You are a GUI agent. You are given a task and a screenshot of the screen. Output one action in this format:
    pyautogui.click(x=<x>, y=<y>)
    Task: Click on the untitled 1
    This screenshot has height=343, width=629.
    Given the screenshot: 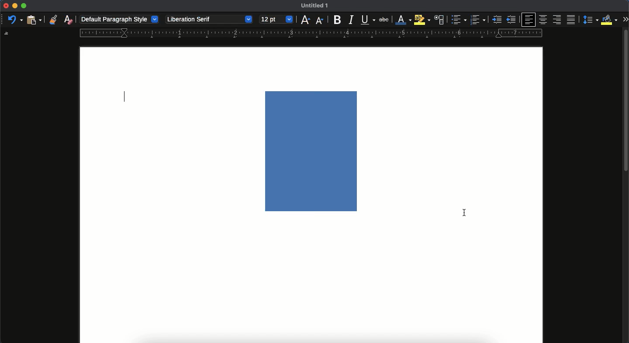 What is the action you would take?
    pyautogui.click(x=315, y=5)
    